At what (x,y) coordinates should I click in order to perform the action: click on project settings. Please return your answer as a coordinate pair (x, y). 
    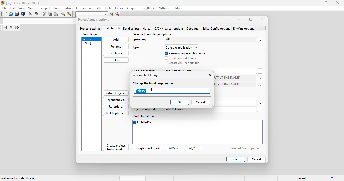
    Looking at the image, I should click on (90, 28).